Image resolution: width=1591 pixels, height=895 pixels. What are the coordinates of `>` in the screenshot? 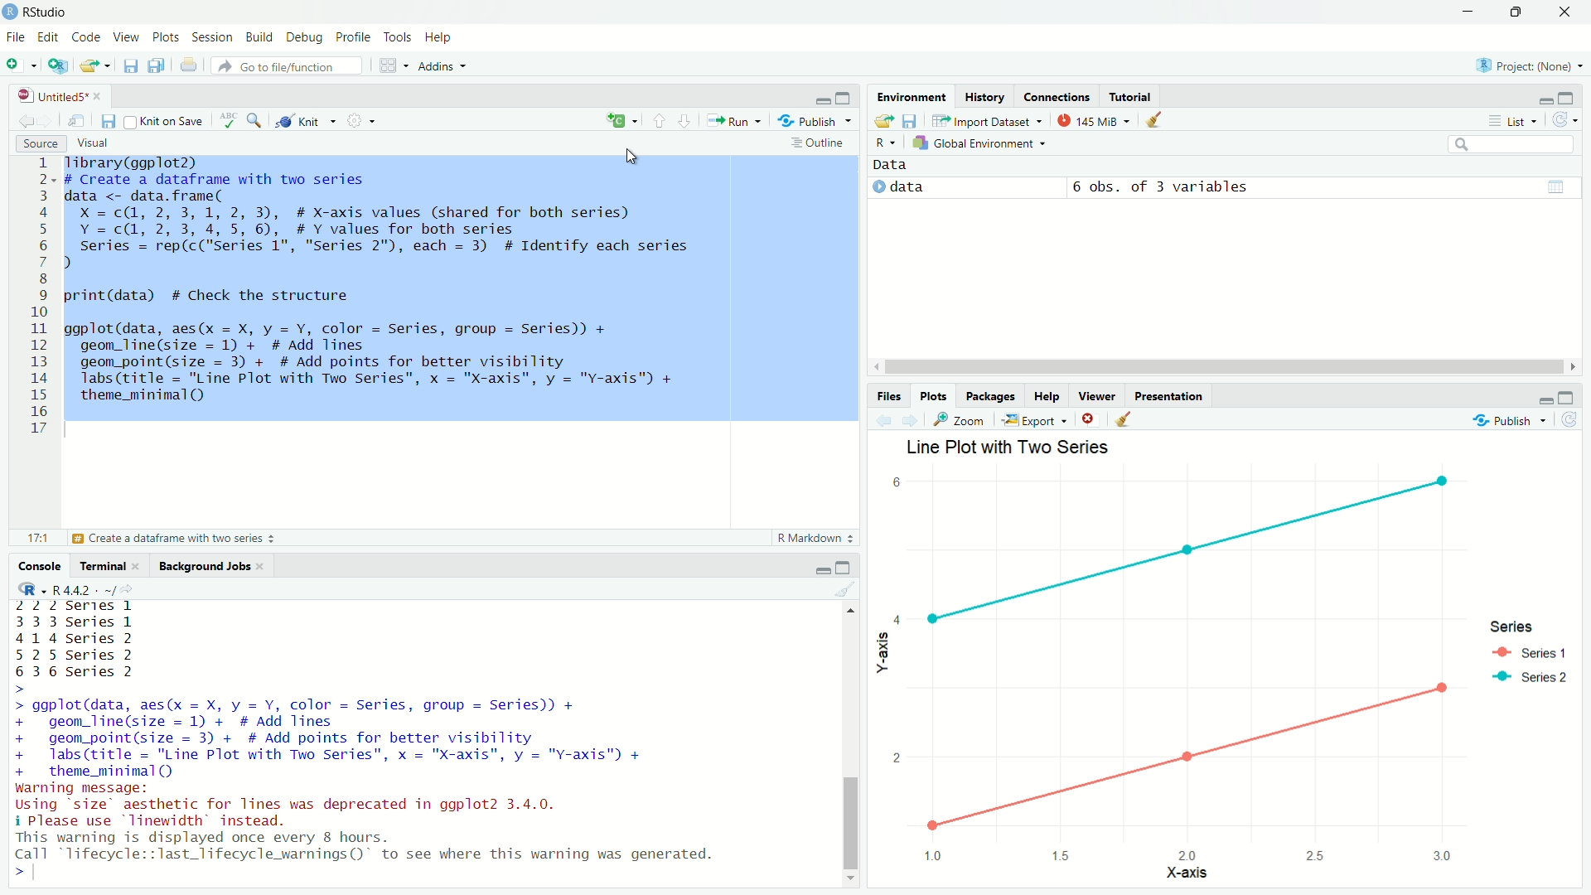 It's located at (12, 871).